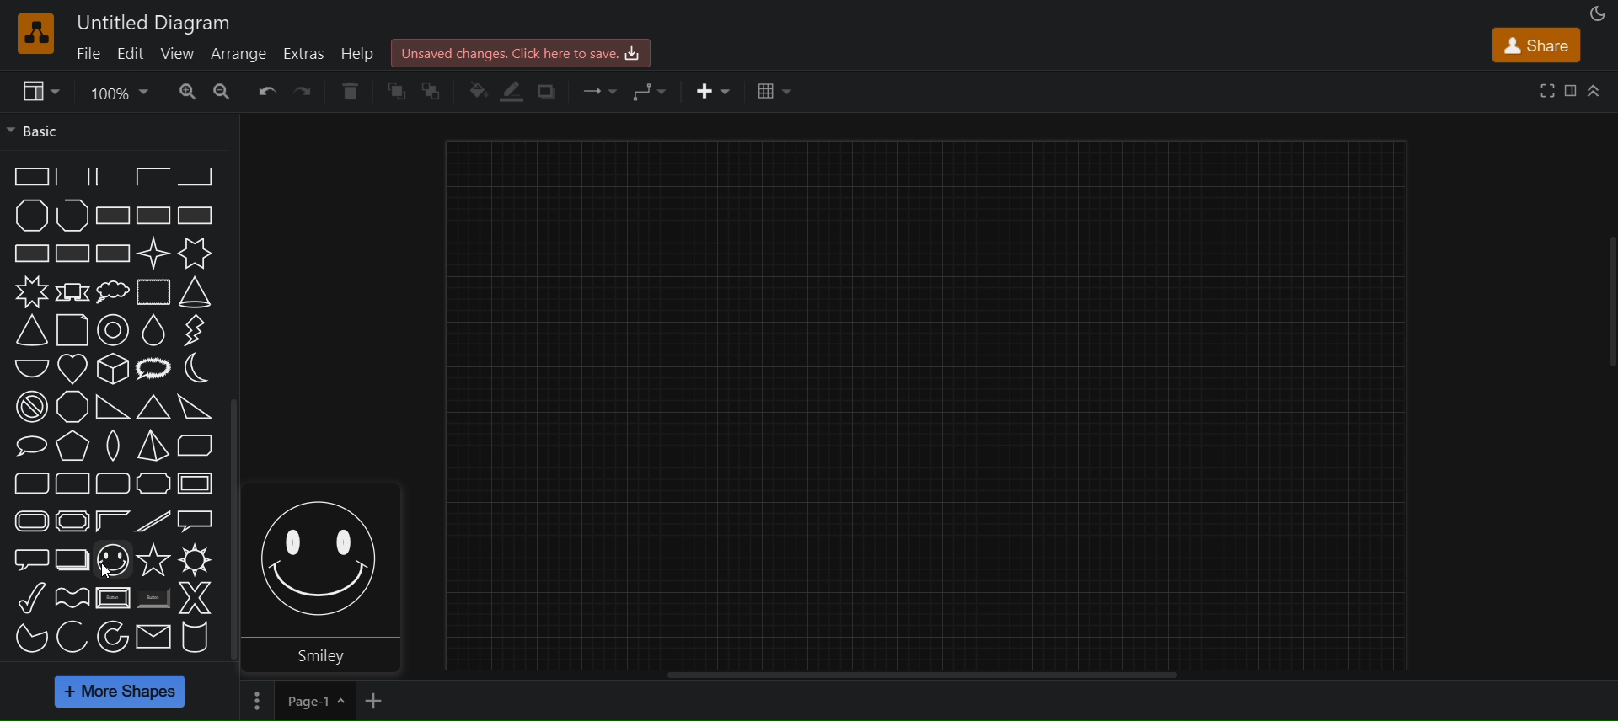 This screenshot has height=721, width=1618. I want to click on sun, so click(196, 561).